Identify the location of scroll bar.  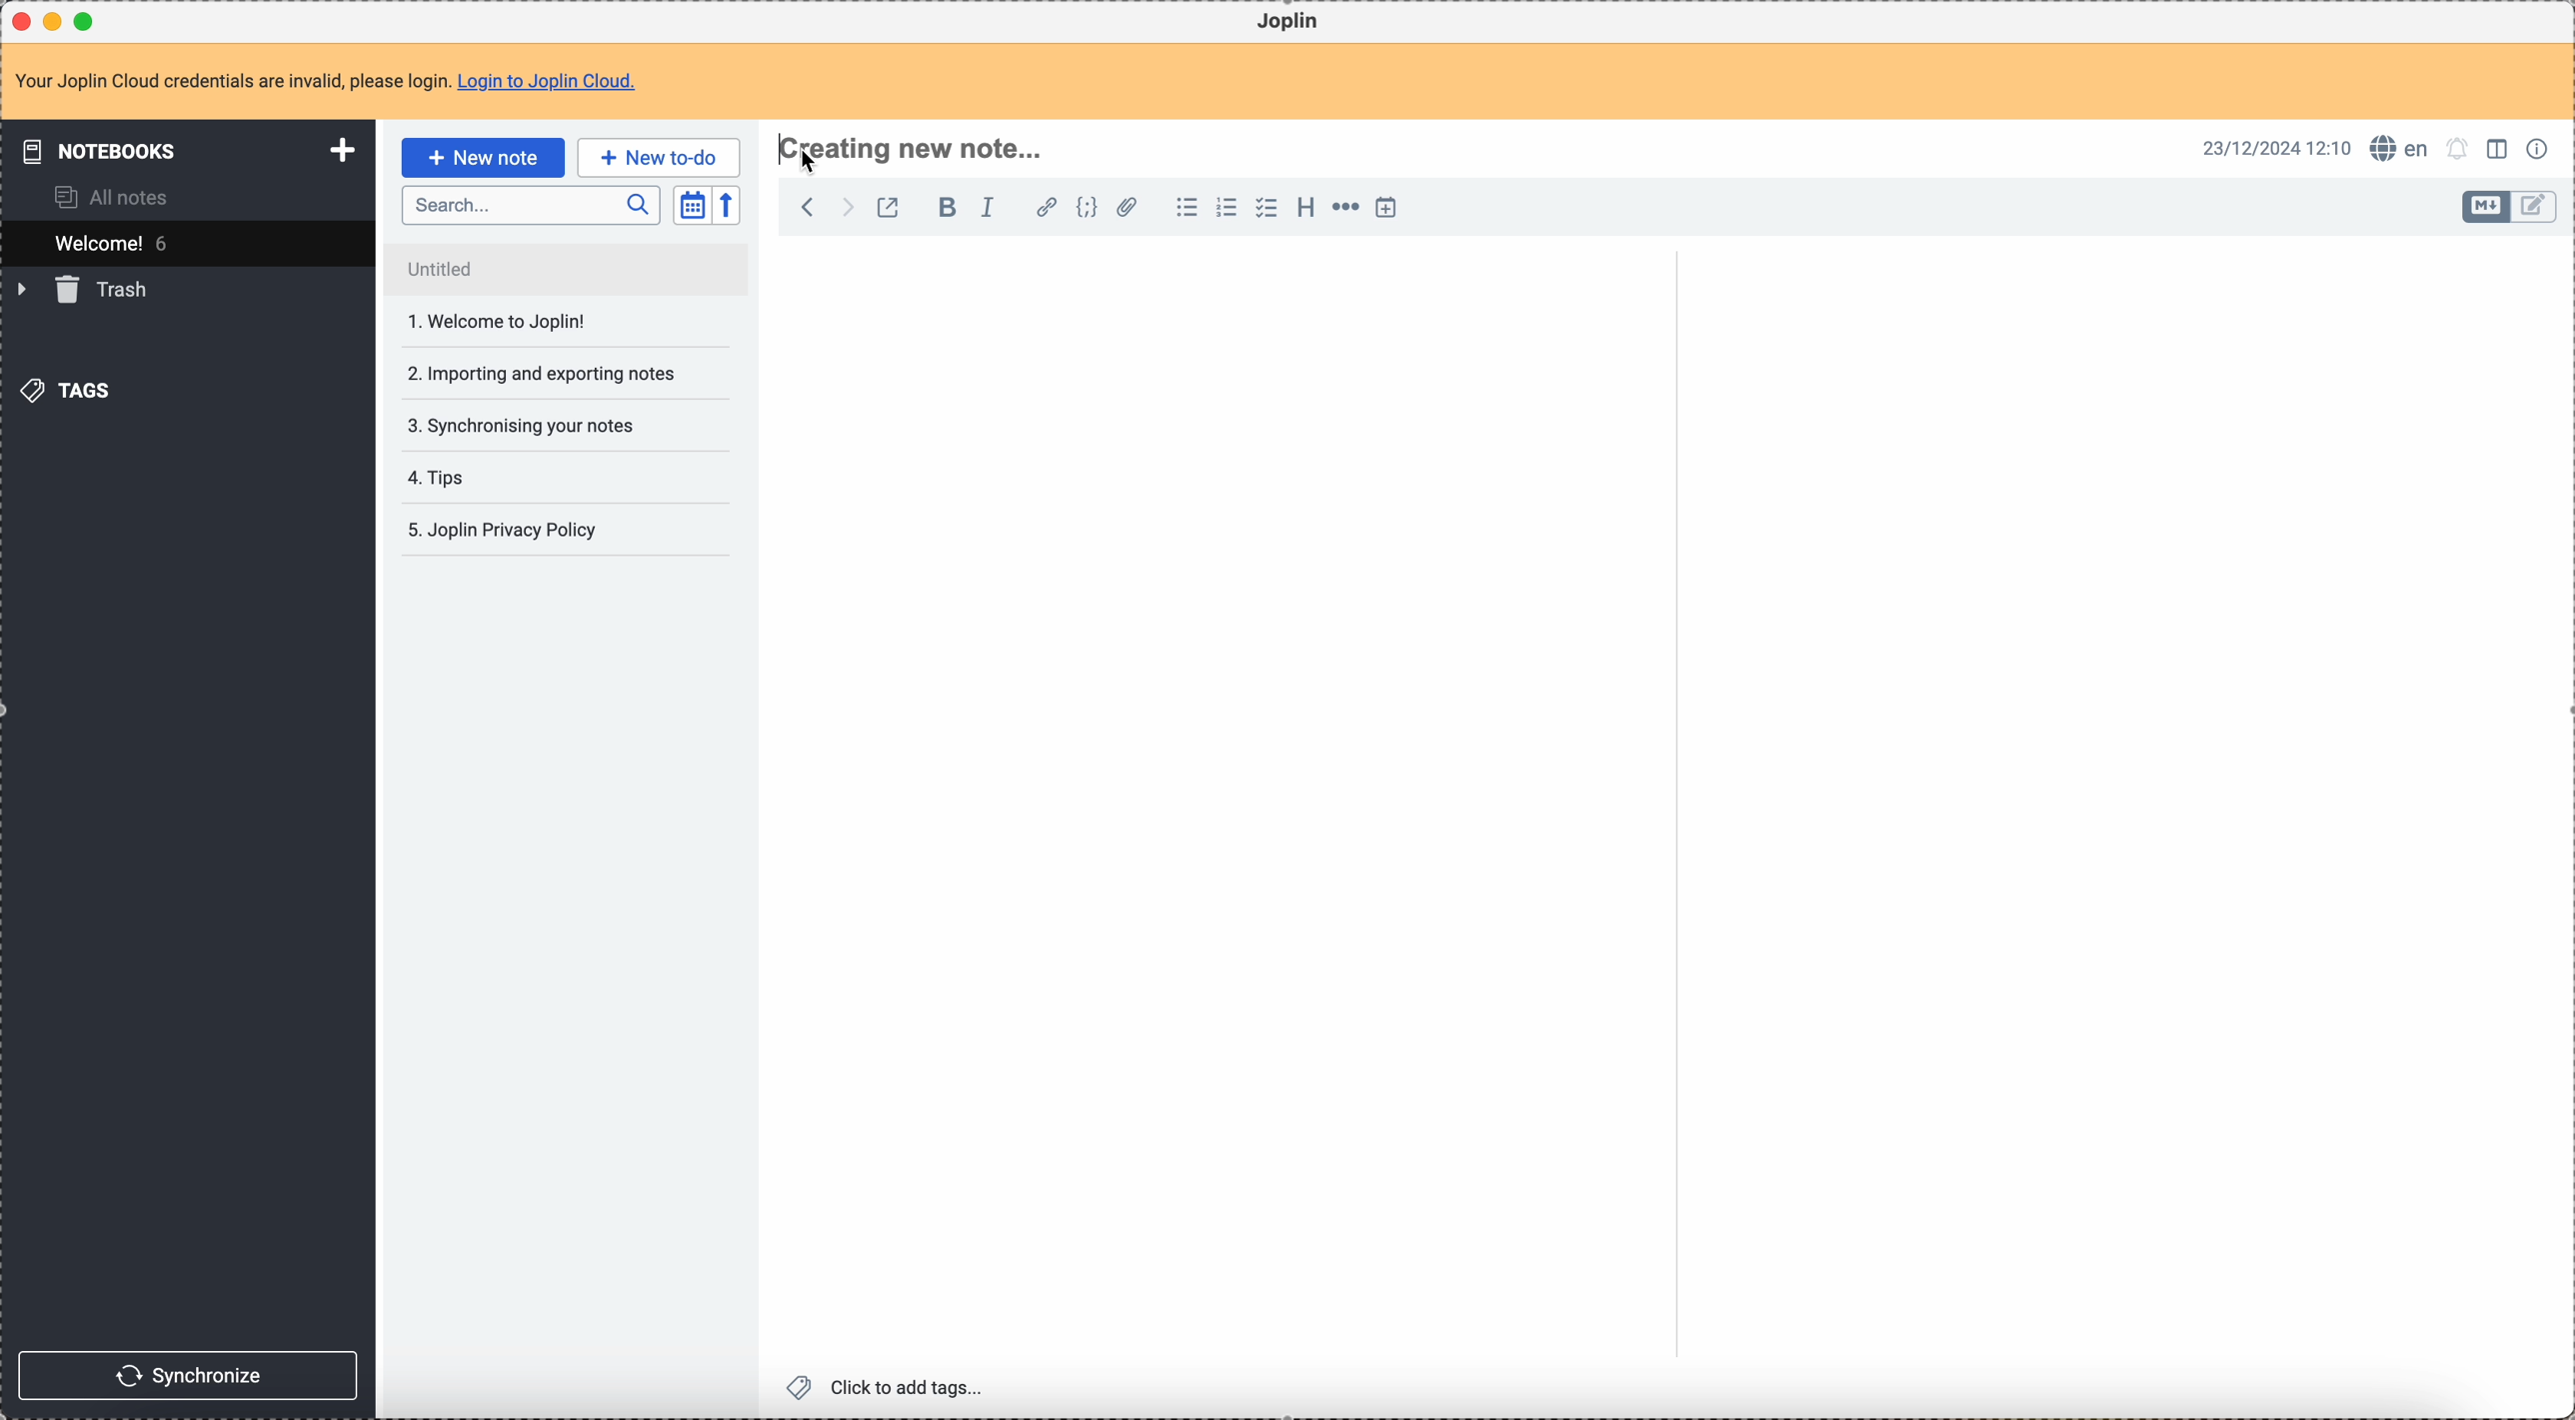
(2559, 452).